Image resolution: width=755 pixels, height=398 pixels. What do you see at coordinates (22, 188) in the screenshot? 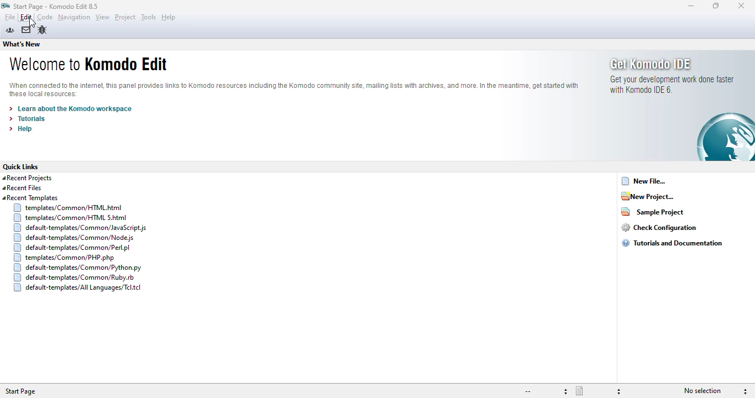
I see `recent files` at bounding box center [22, 188].